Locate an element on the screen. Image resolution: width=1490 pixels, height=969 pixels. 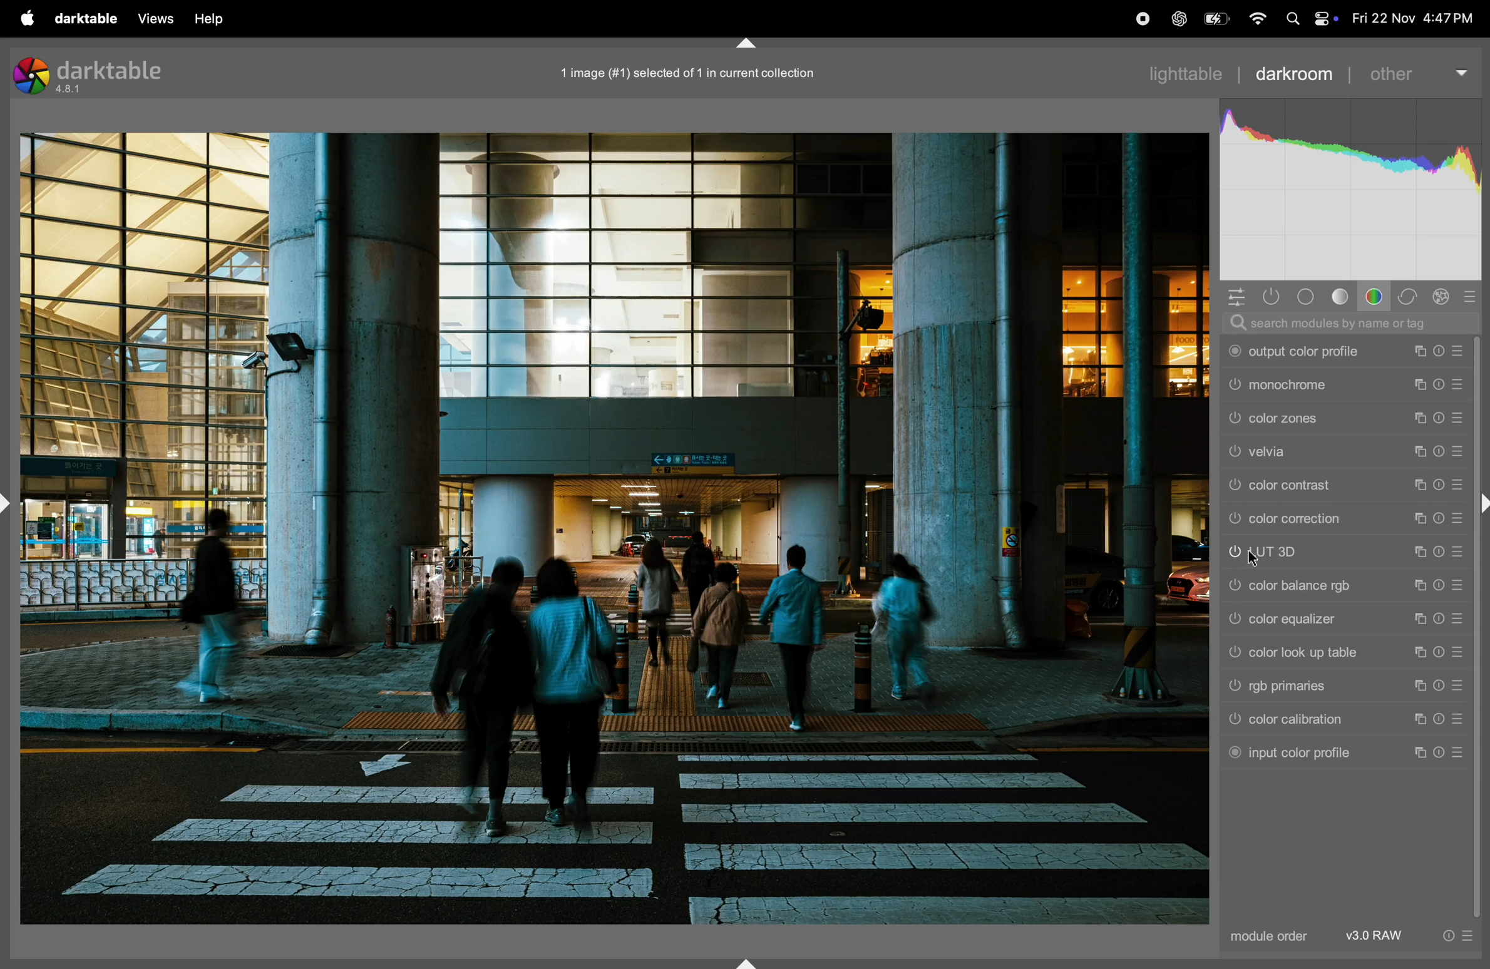
reset is located at coordinates (1440, 681).